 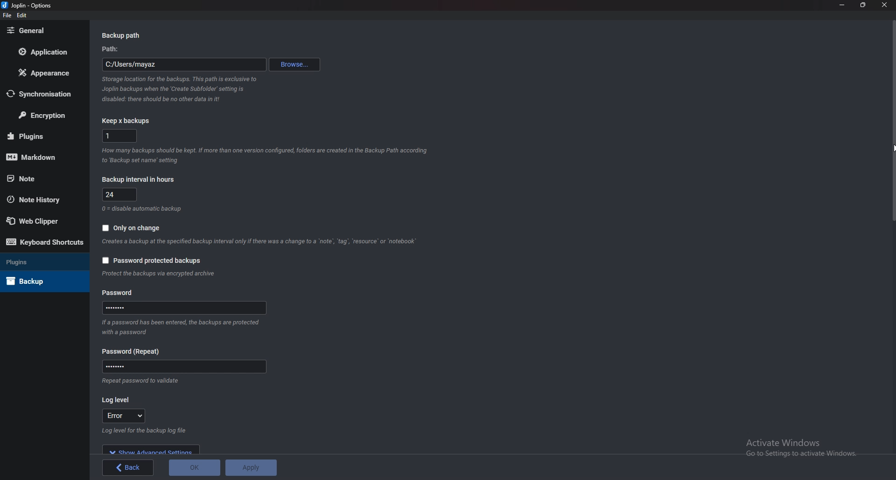 I want to click on Password, so click(x=185, y=308).